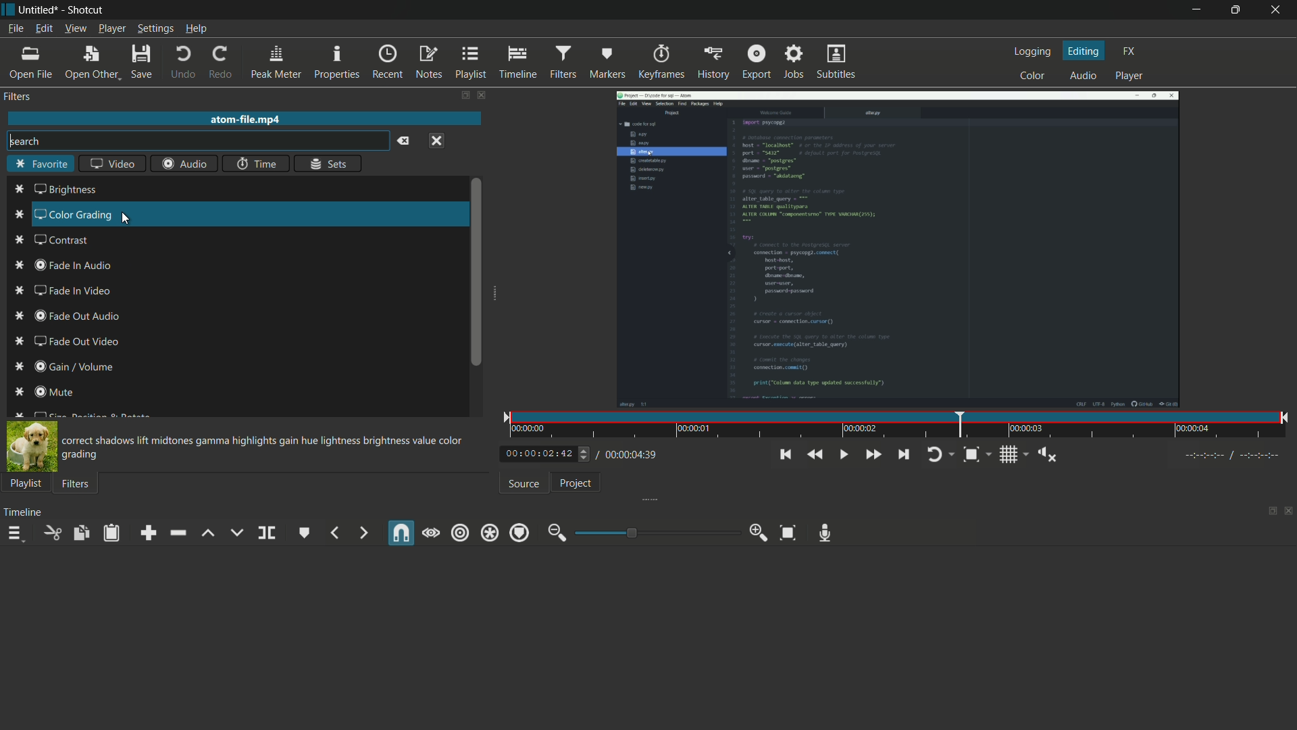 The width and height of the screenshot is (1297, 730). Describe the element at coordinates (479, 95) in the screenshot. I see `close filter` at that location.